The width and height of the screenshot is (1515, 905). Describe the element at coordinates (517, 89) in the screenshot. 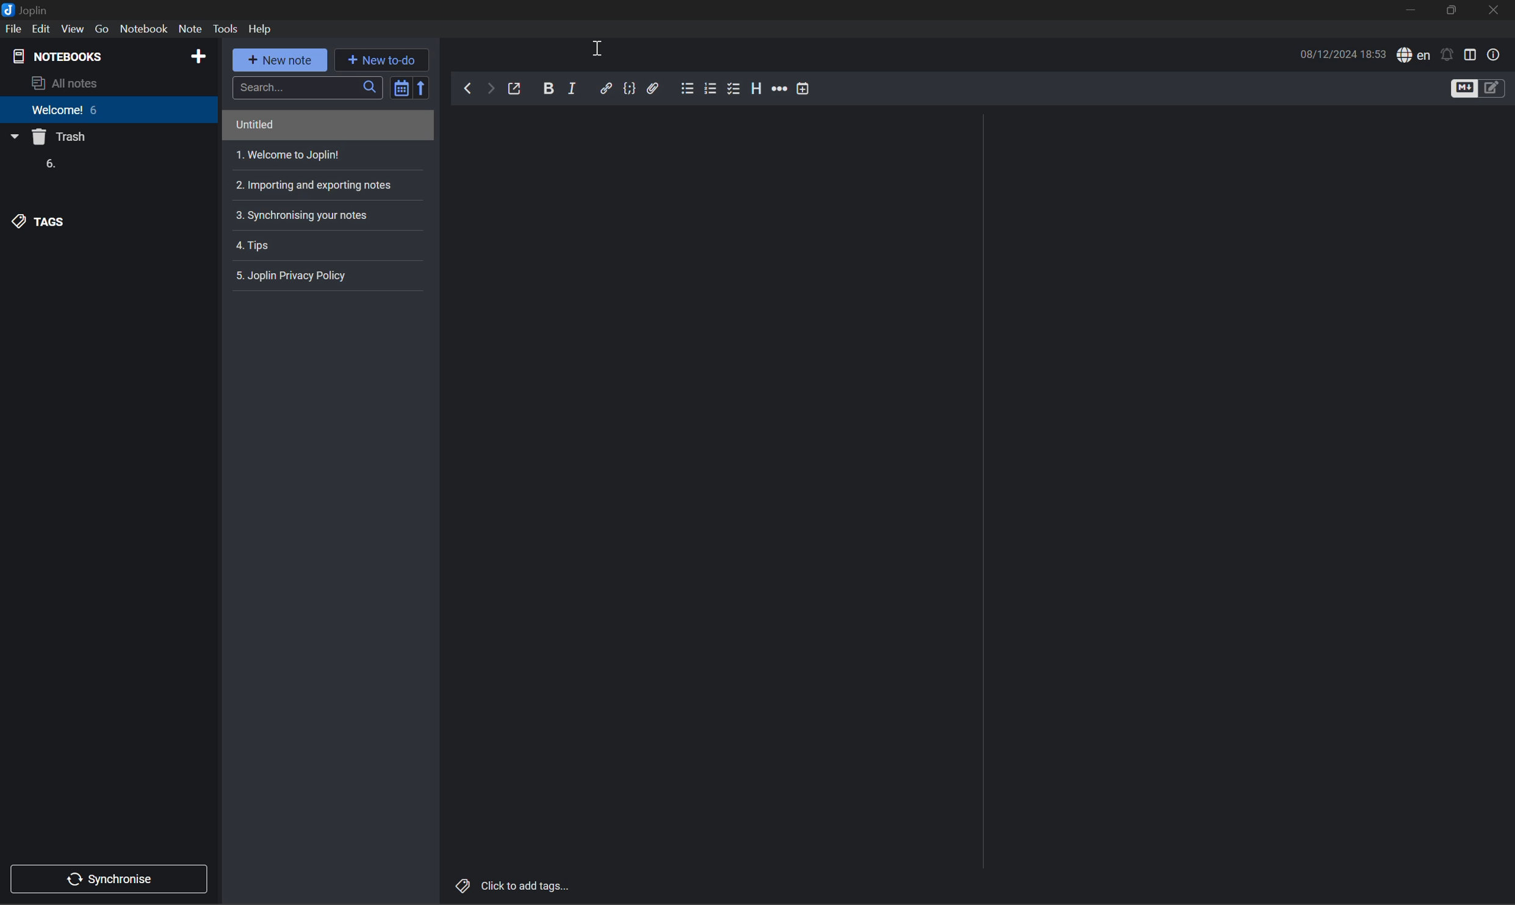

I see `Toggle external editing` at that location.